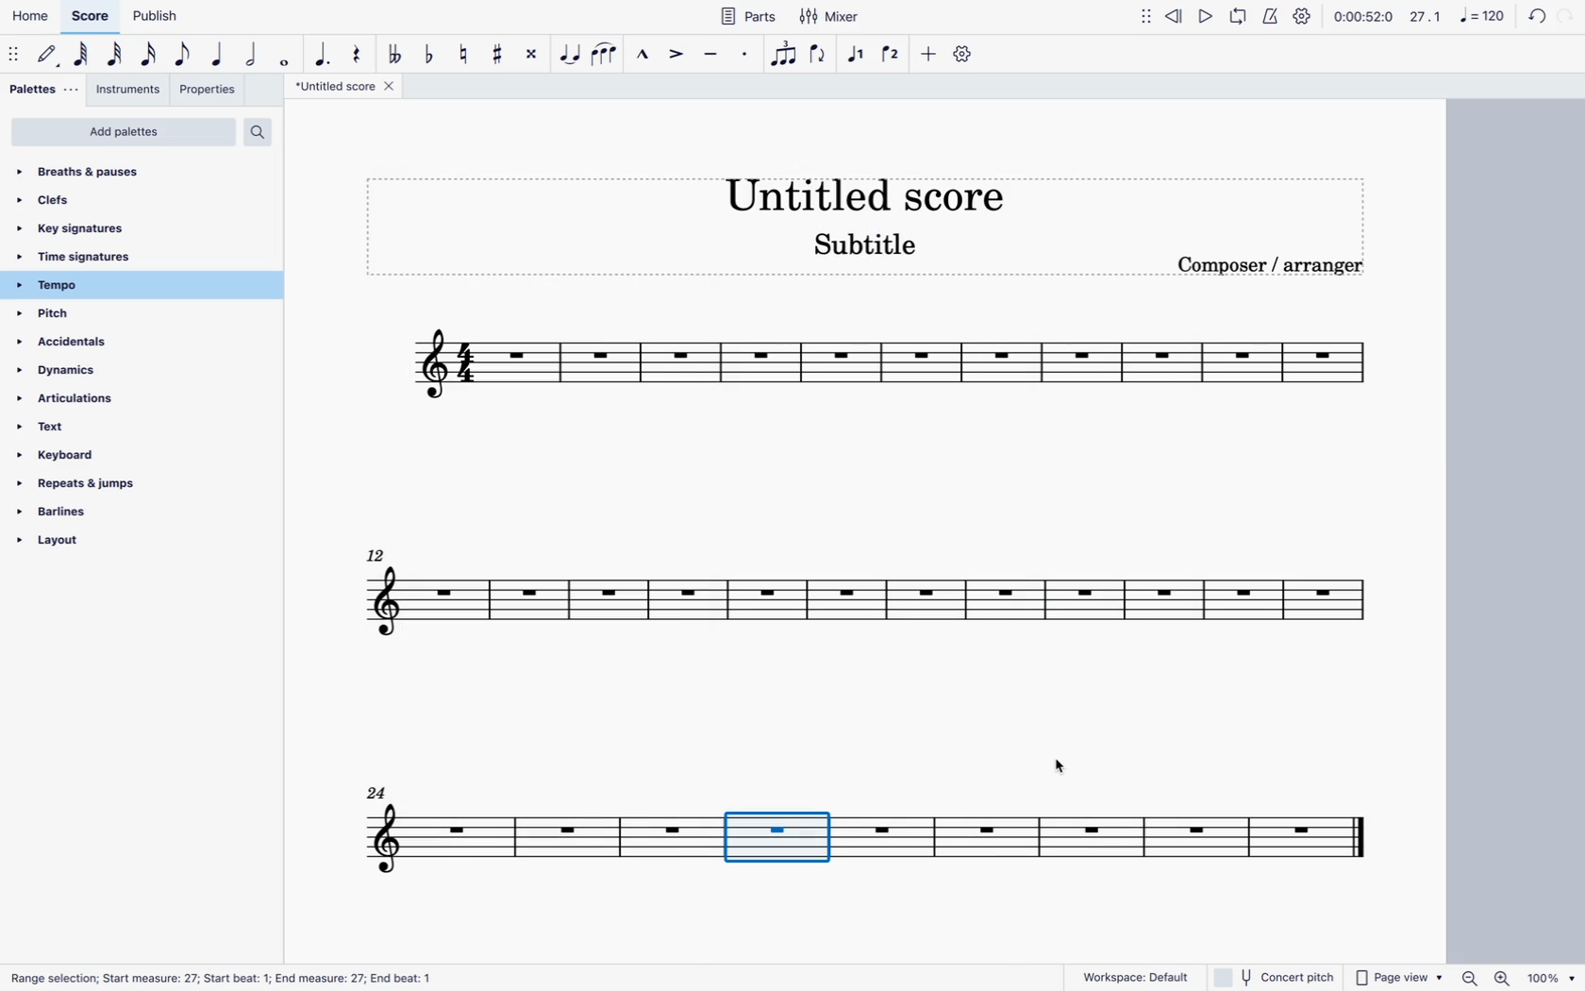 This screenshot has width=1585, height=991. Describe the element at coordinates (154, 18) in the screenshot. I see `publish` at that location.